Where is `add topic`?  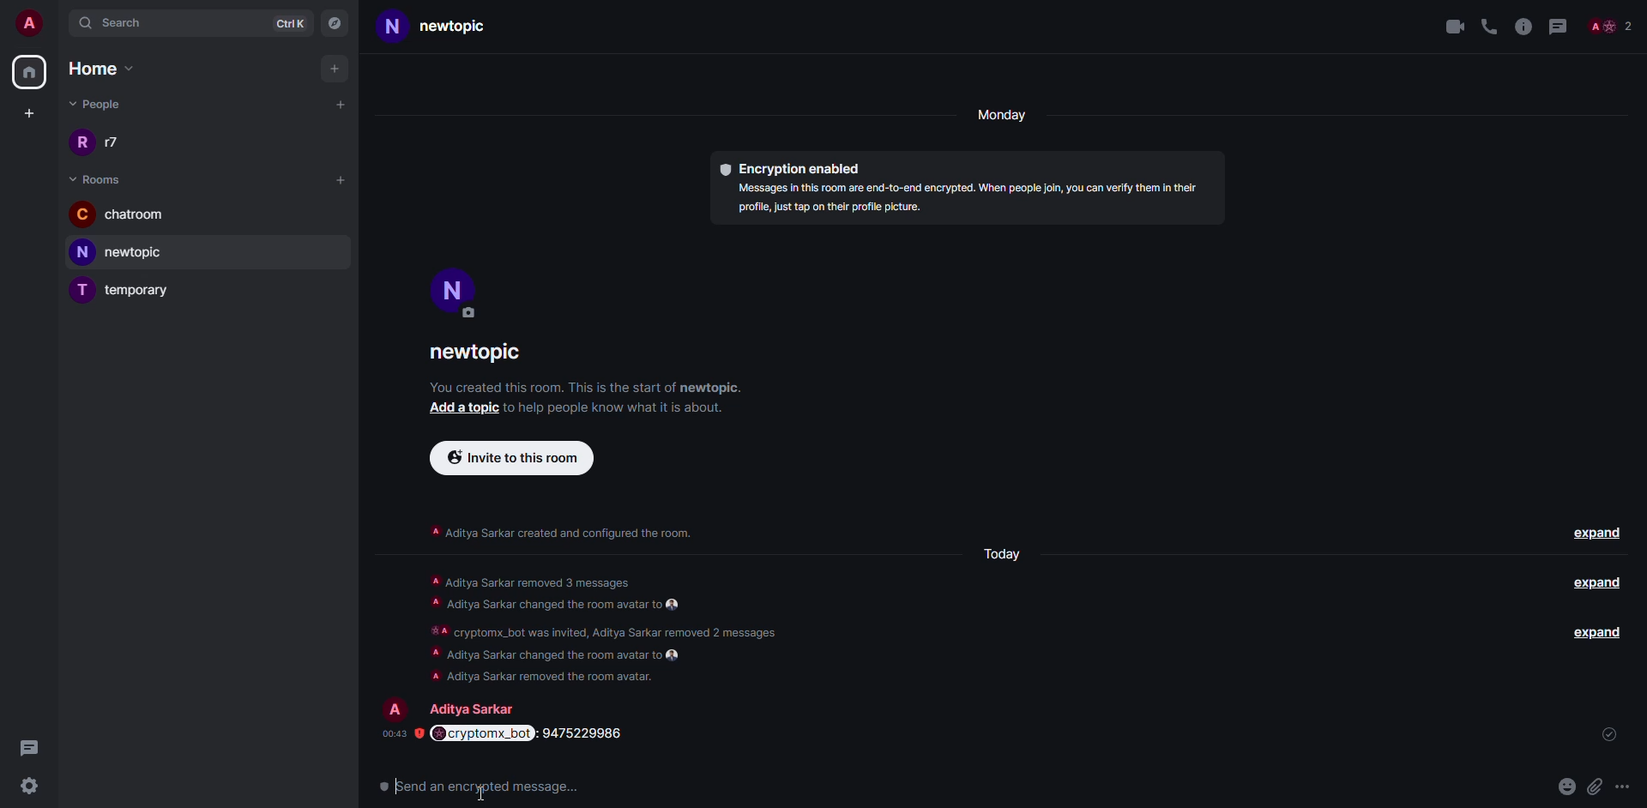 add topic is located at coordinates (464, 411).